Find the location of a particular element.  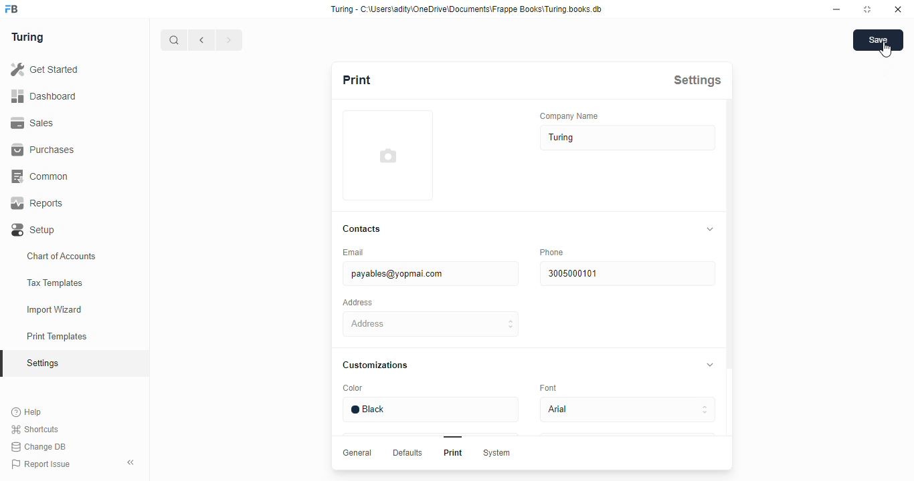

Adal is located at coordinates (630, 410).